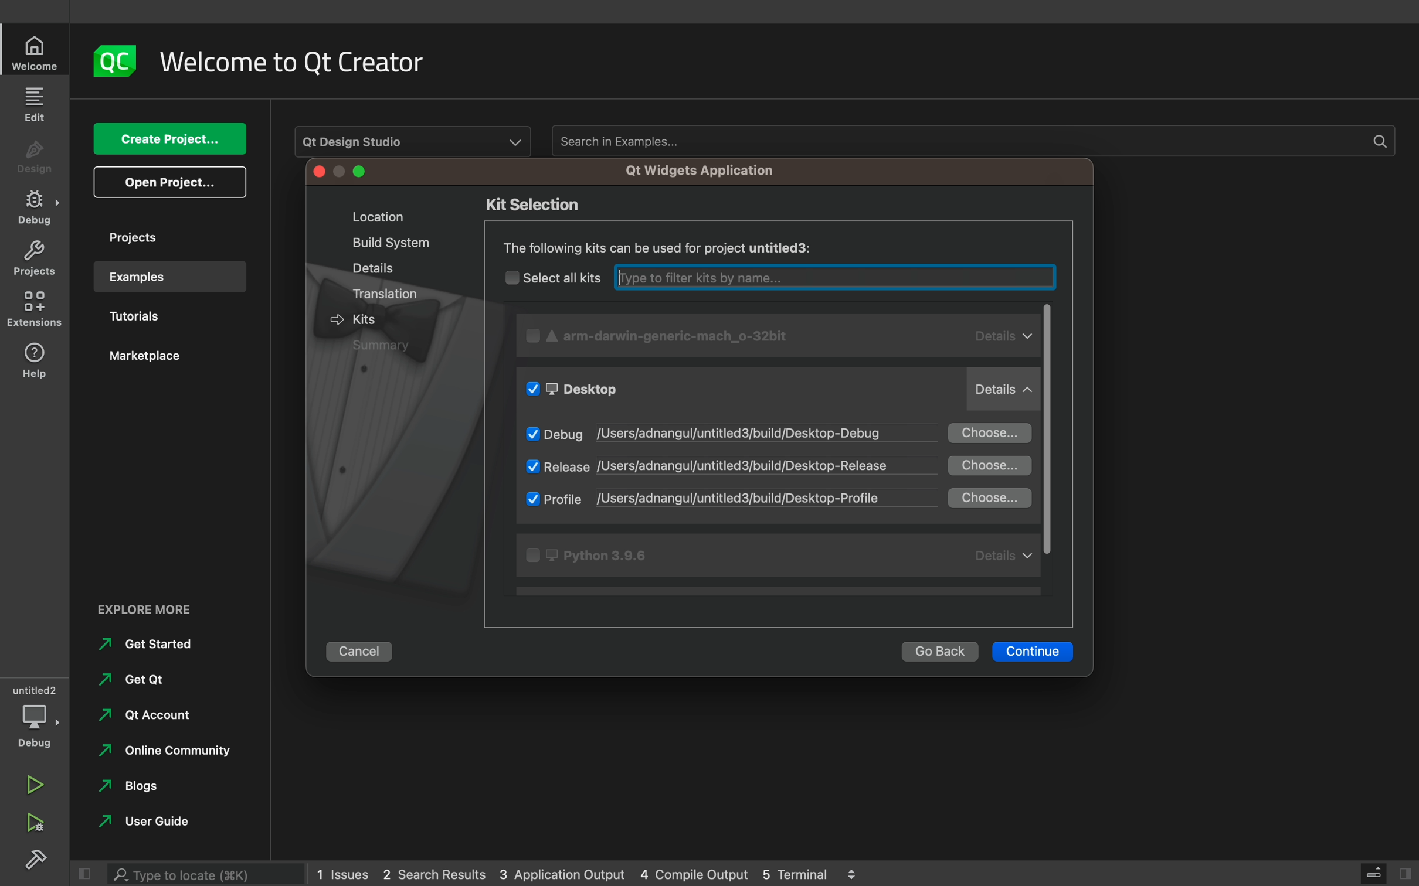 The height and width of the screenshot is (886, 1419). I want to click on 3 application output, so click(562, 875).